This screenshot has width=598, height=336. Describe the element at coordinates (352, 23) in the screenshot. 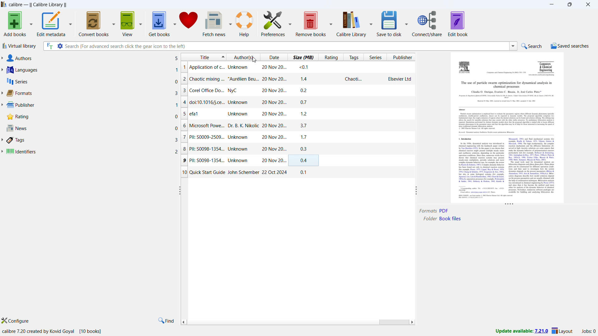

I see `calibre library ` at that location.